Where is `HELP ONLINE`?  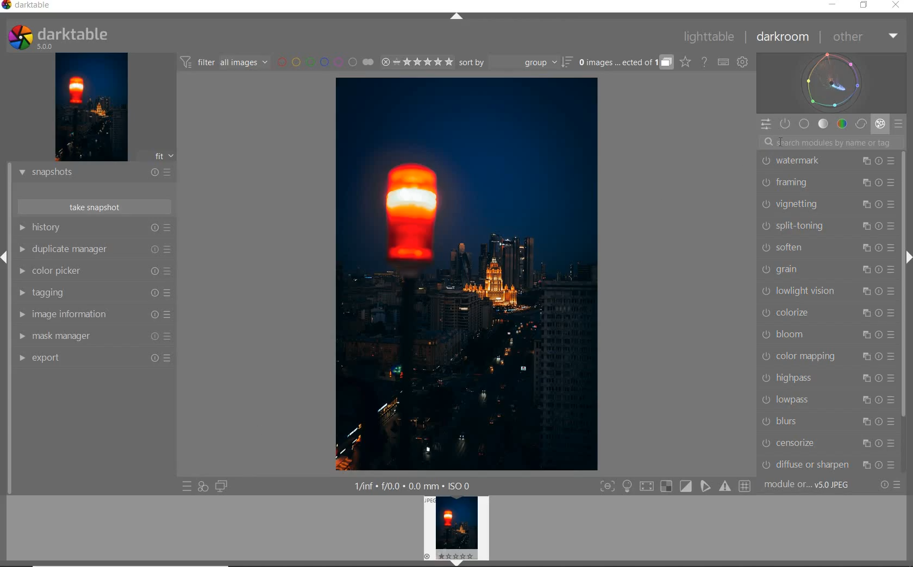 HELP ONLINE is located at coordinates (704, 61).